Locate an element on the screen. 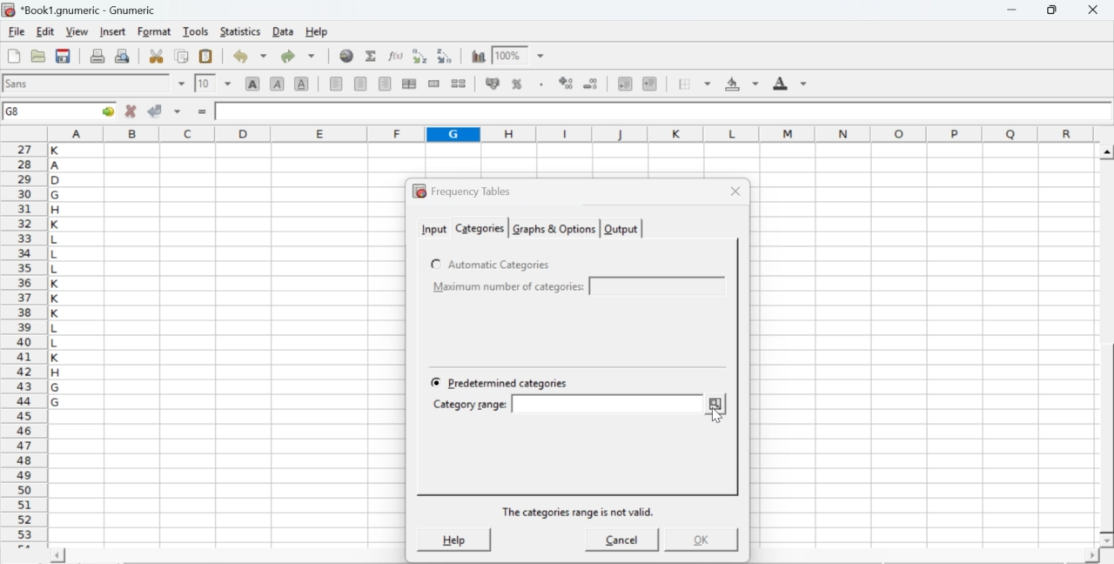 Image resolution: width=1114 pixels, height=564 pixels. column names is located at coordinates (568, 132).